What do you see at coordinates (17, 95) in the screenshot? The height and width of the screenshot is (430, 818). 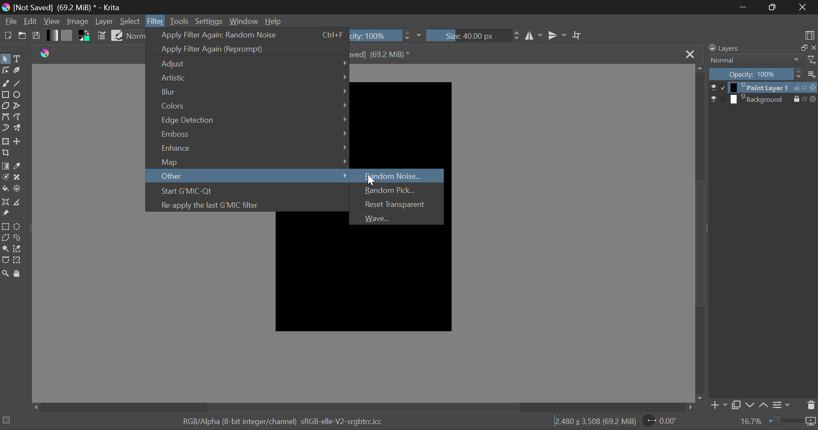 I see `Ellipses` at bounding box center [17, 95].